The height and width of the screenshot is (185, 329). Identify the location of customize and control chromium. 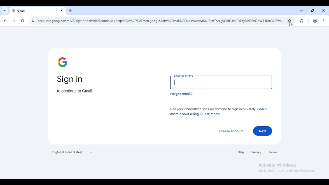
(324, 21).